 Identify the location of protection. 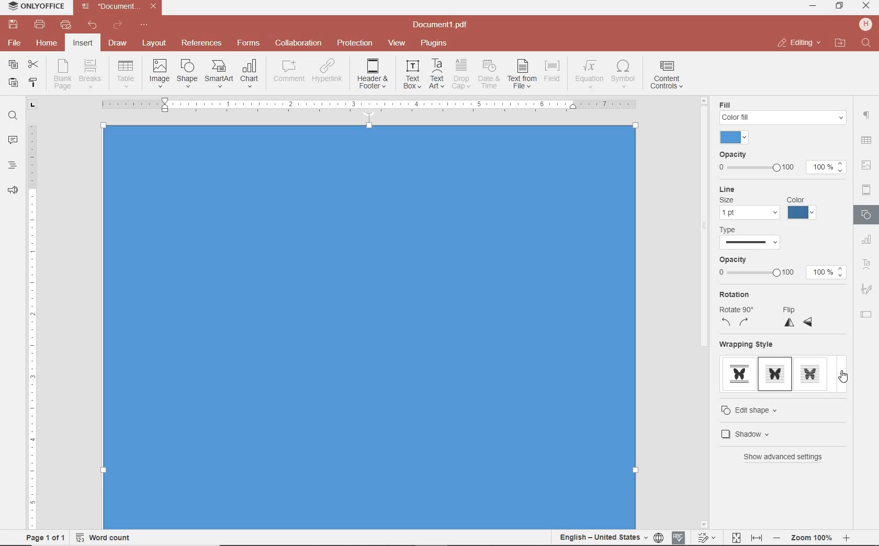
(355, 43).